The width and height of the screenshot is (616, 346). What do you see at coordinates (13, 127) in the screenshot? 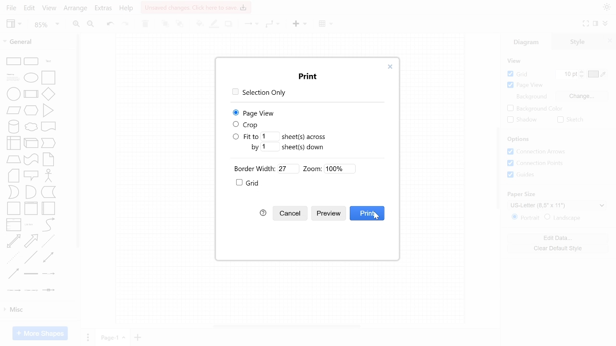
I see `Cylinder` at bounding box center [13, 127].